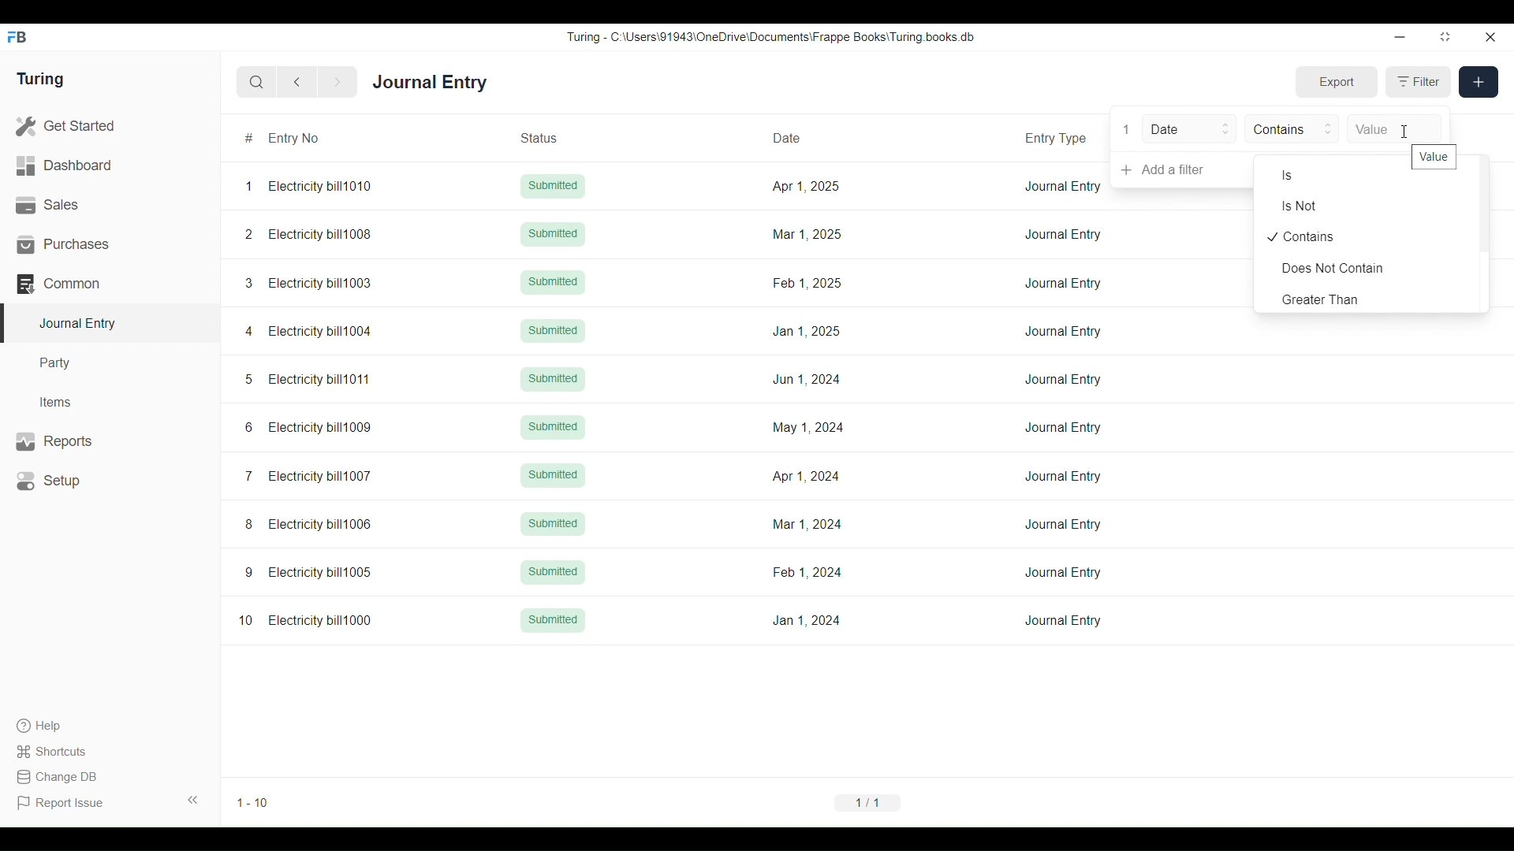 The width and height of the screenshot is (1514, 851). I want to click on Journal Entry, so click(430, 81).